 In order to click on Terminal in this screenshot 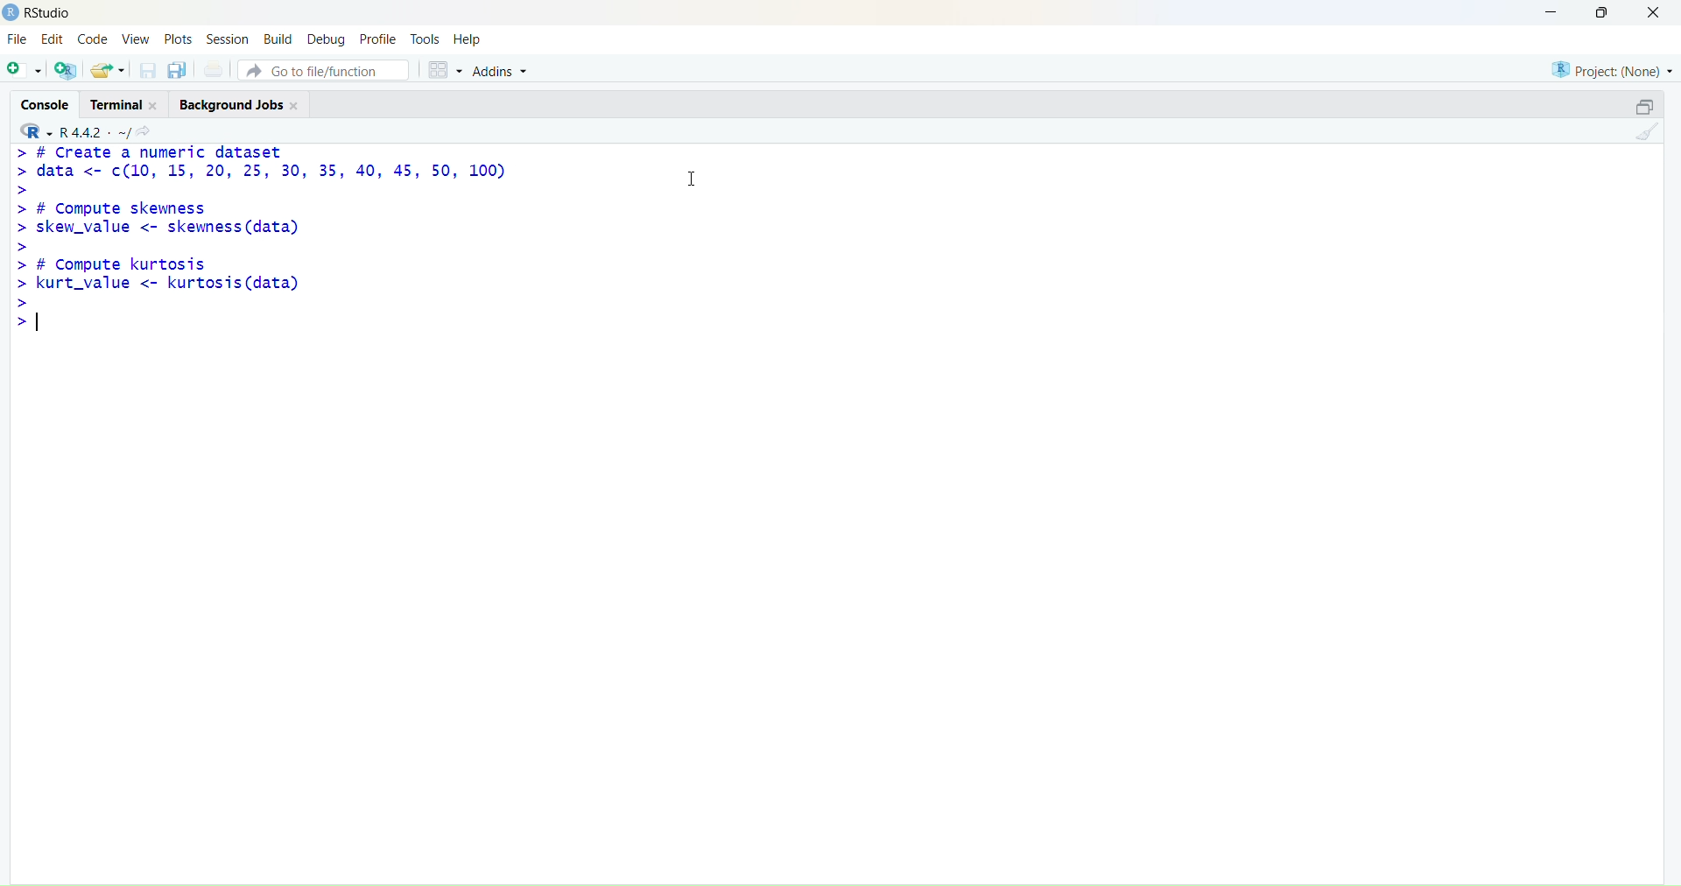, I will do `click(129, 103)`.